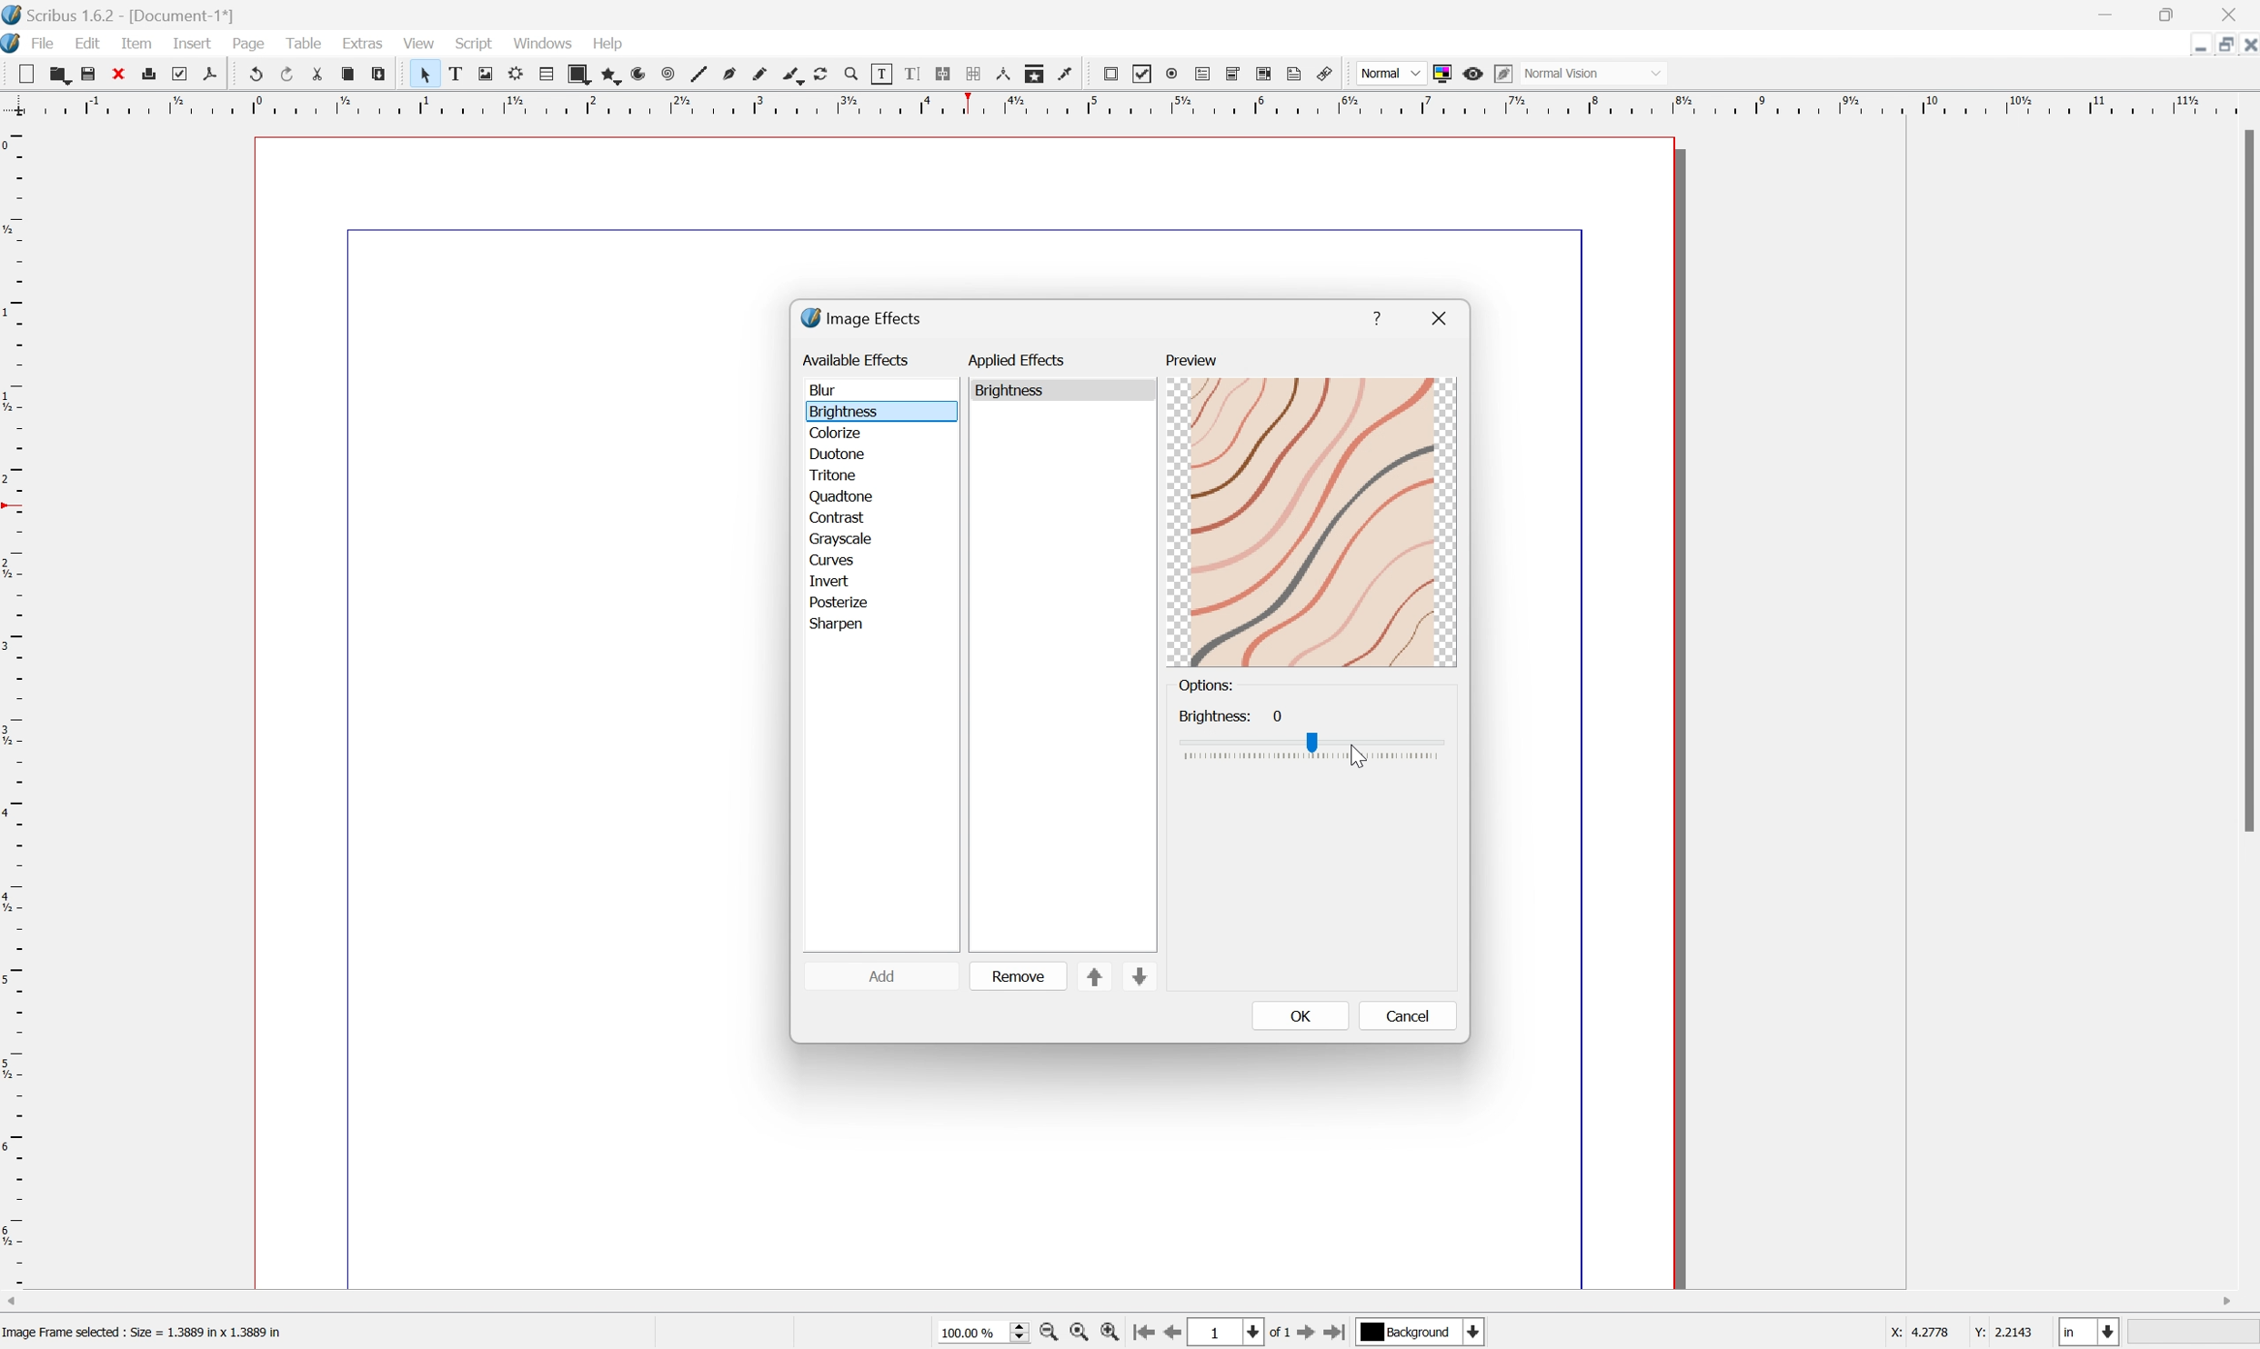 This screenshot has height=1349, width=2260. I want to click on PDF List Box, so click(1268, 75).